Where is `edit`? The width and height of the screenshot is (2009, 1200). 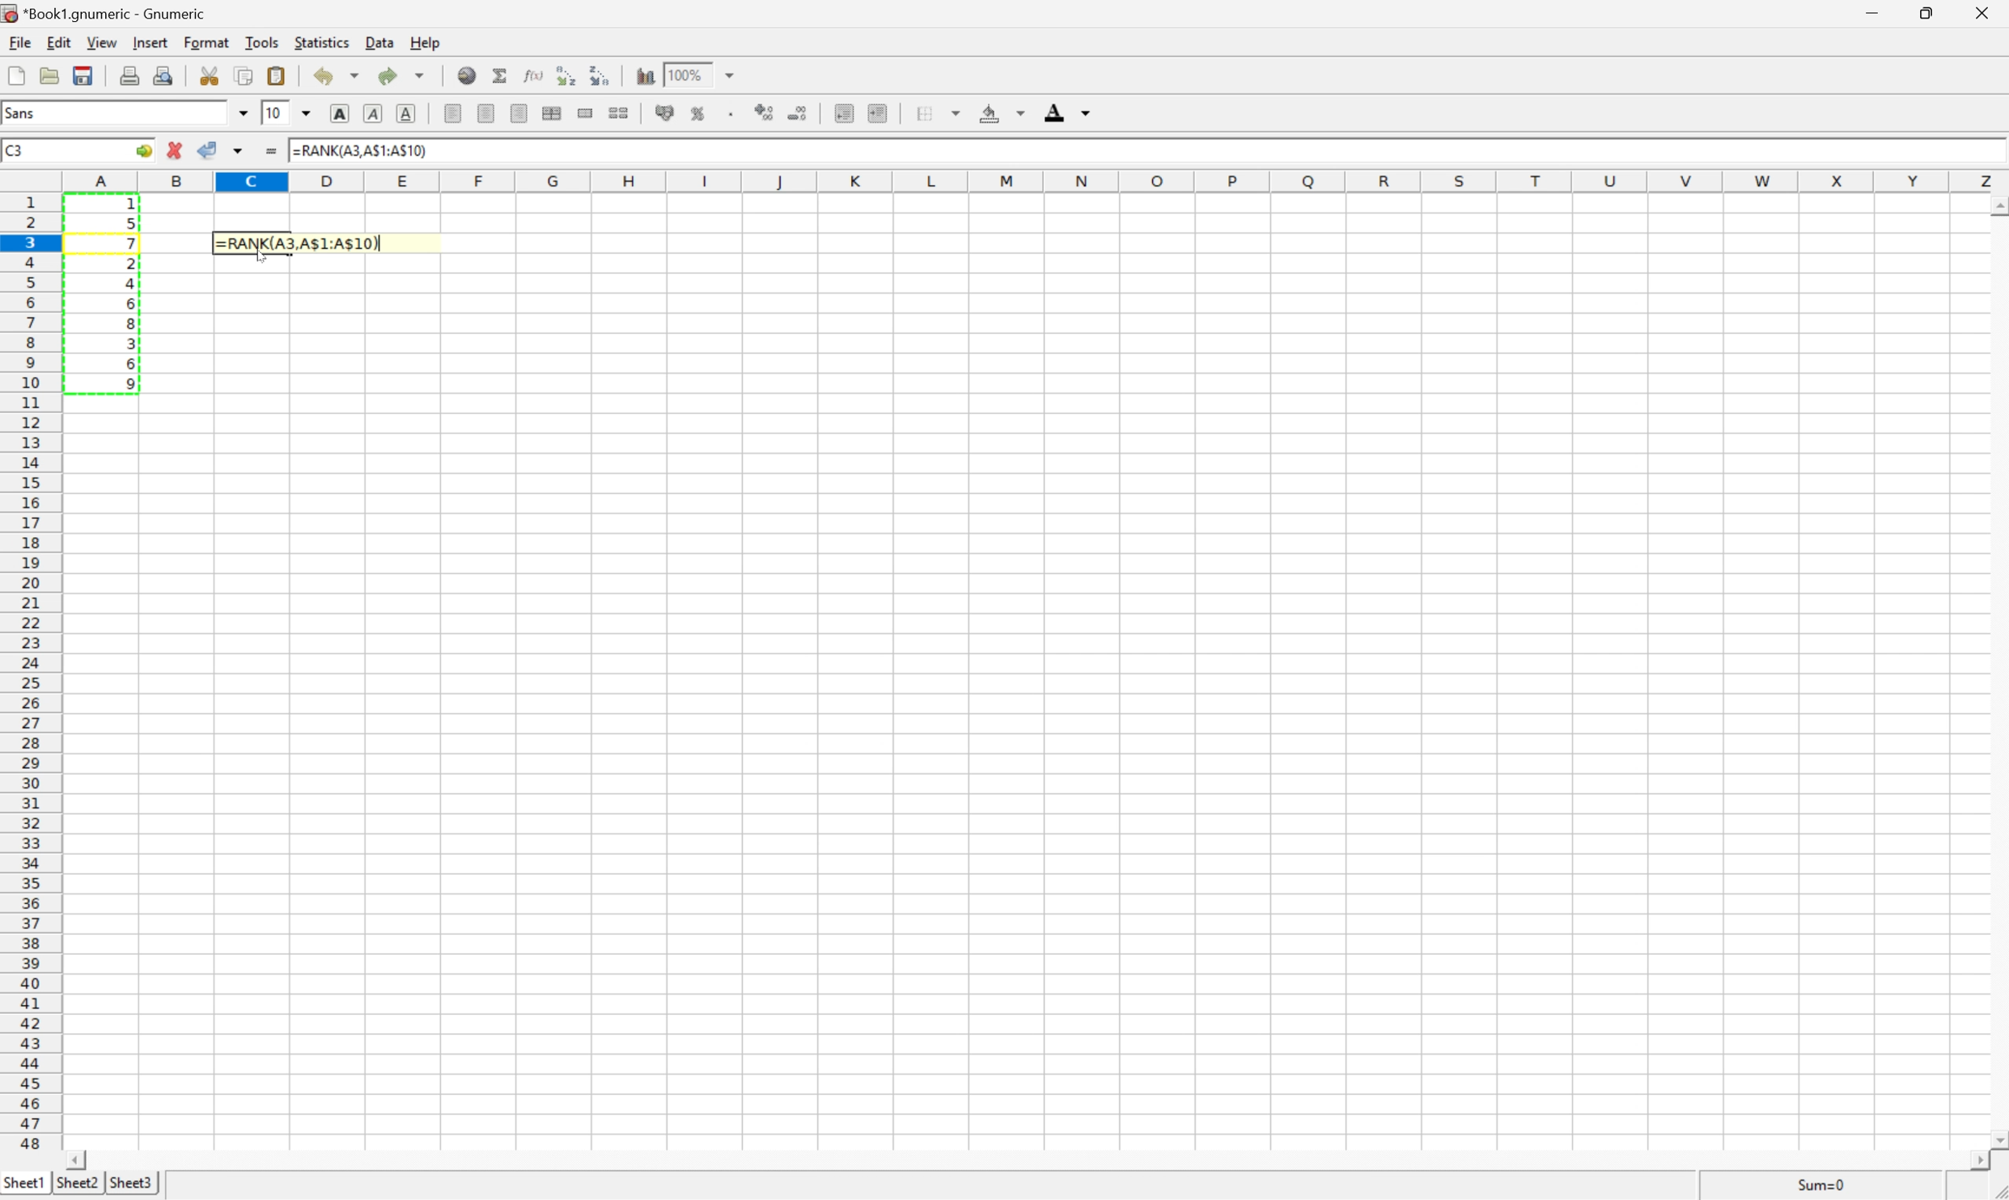
edit is located at coordinates (58, 42).